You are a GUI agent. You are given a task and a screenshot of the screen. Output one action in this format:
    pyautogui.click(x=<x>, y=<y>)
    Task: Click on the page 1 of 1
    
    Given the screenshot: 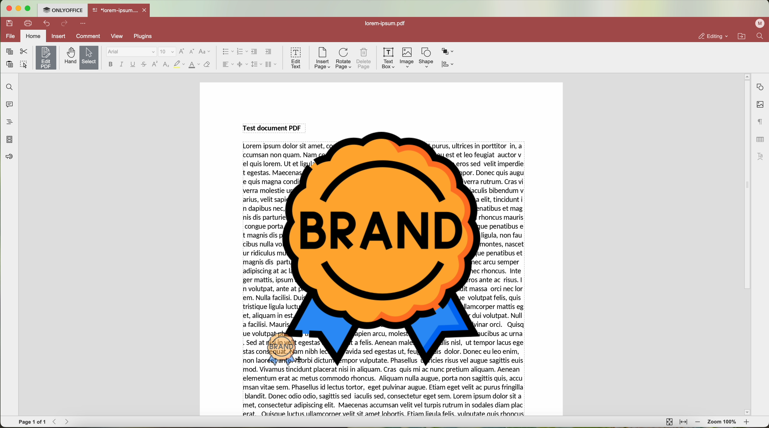 What is the action you would take?
    pyautogui.click(x=32, y=422)
    